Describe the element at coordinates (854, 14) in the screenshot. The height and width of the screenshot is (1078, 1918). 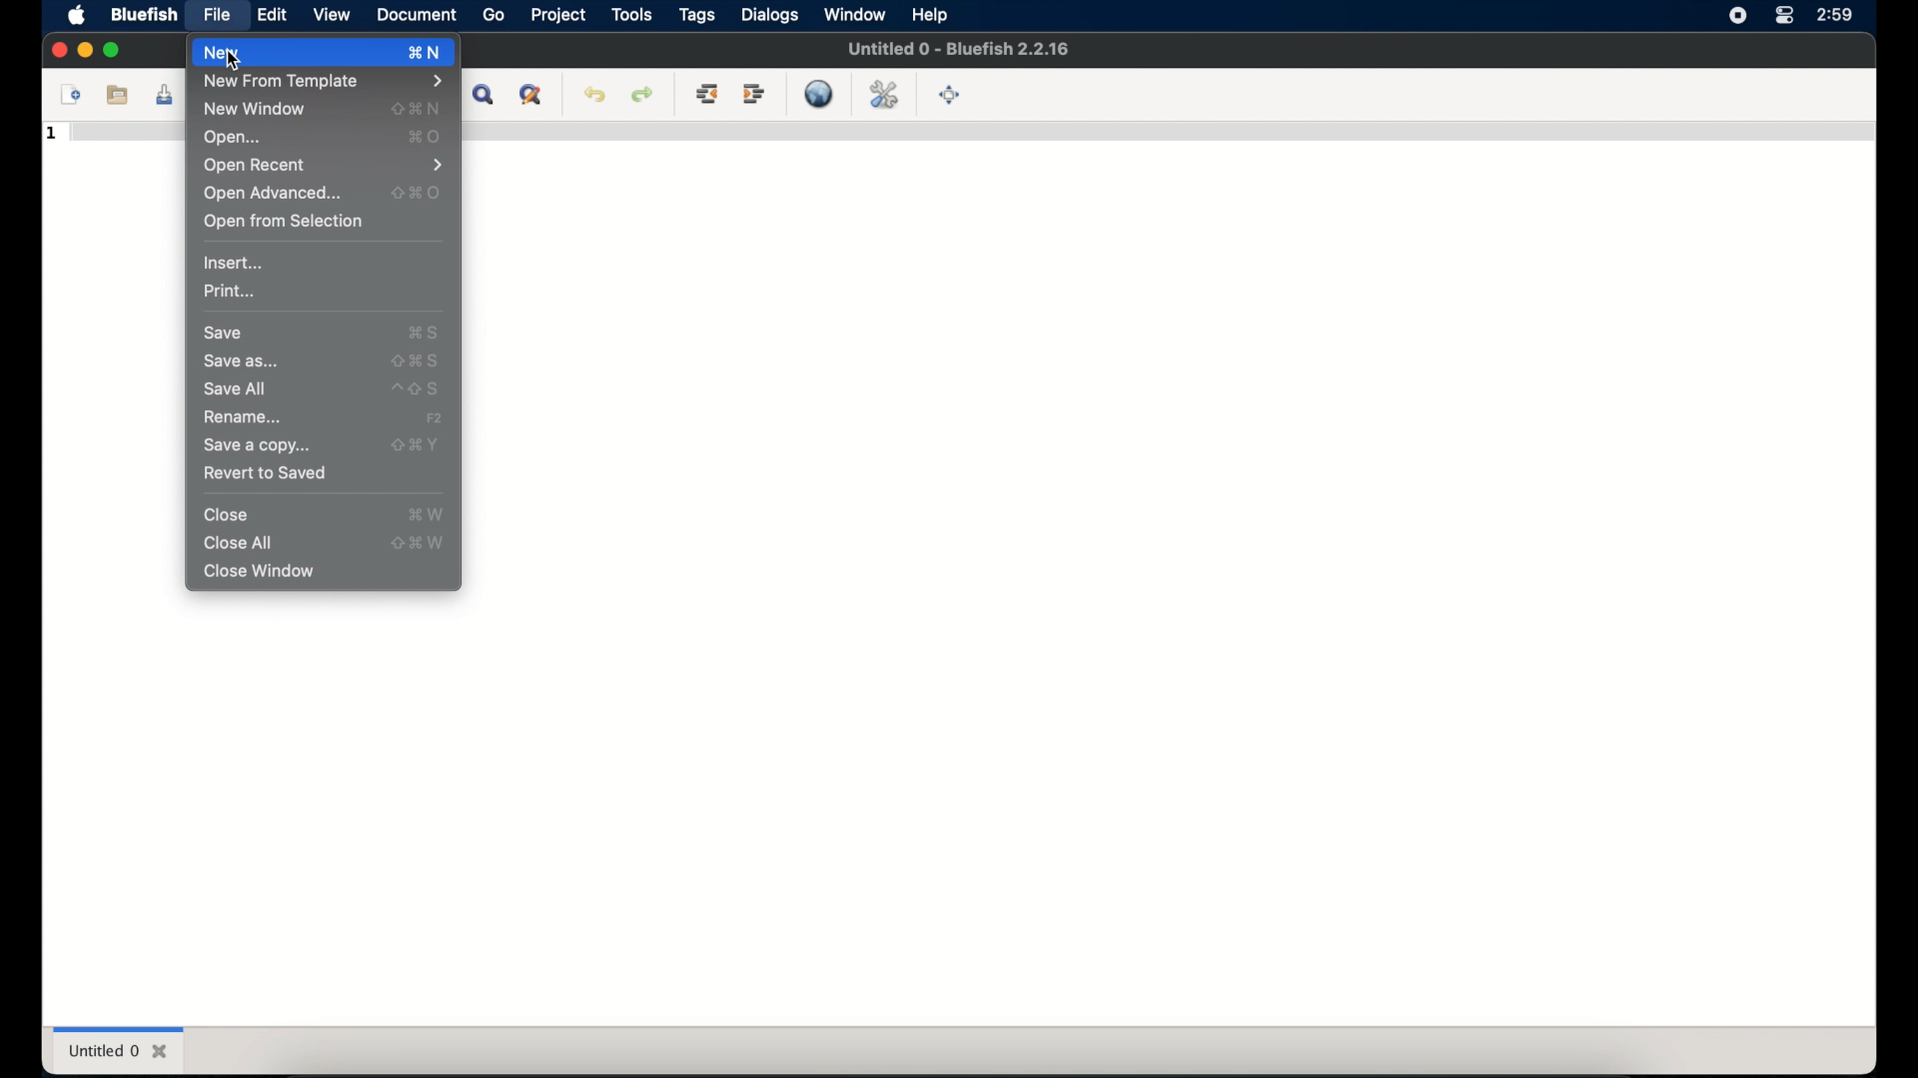
I see `window` at that location.